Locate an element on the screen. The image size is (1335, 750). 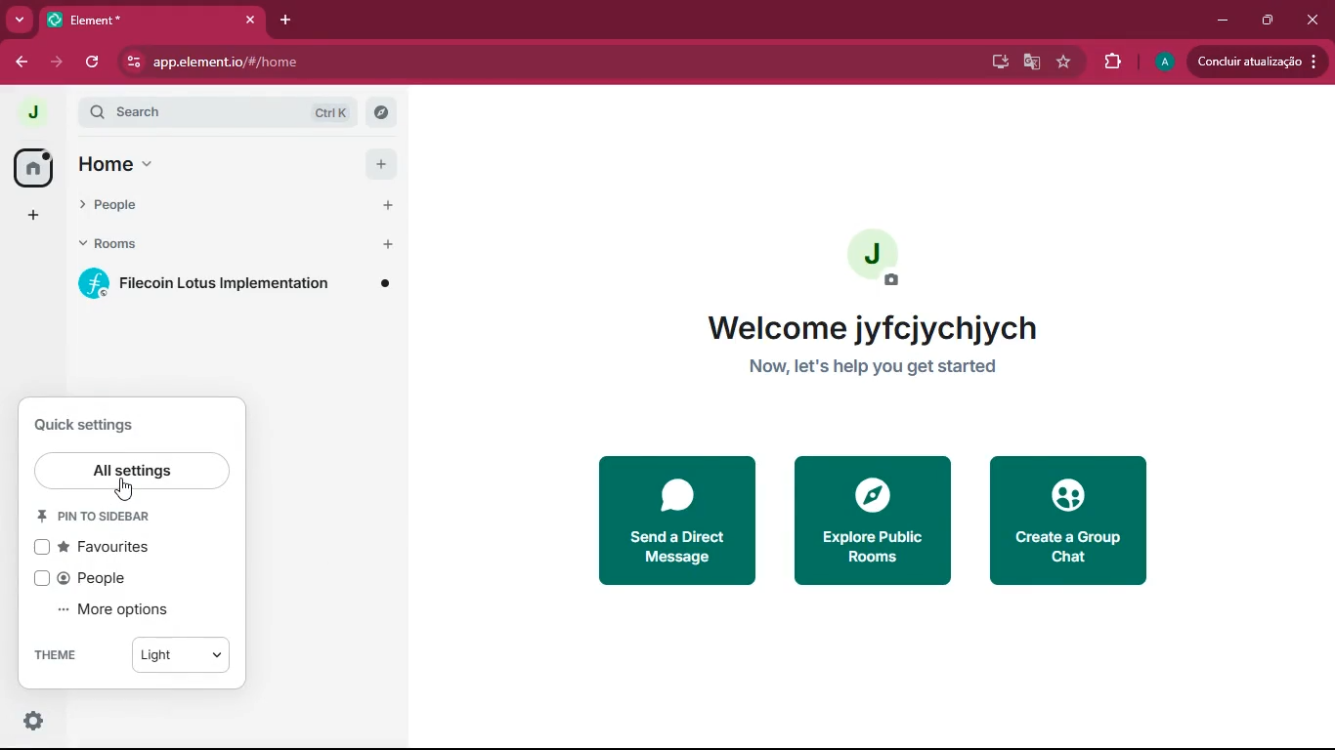
search is located at coordinates (230, 111).